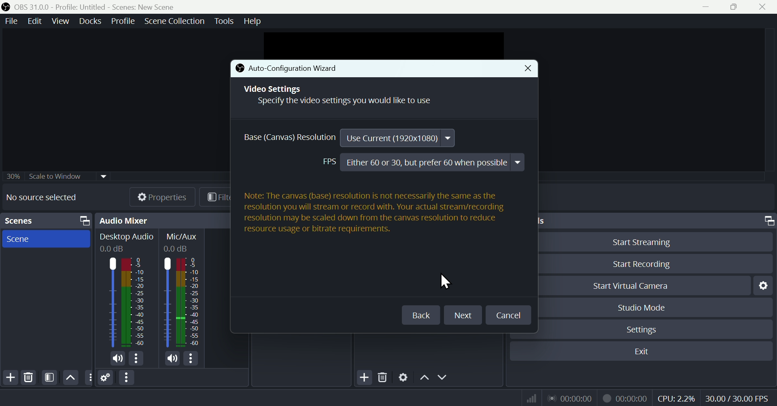 The image size is (777, 406). What do you see at coordinates (190, 358) in the screenshot?
I see `options` at bounding box center [190, 358].